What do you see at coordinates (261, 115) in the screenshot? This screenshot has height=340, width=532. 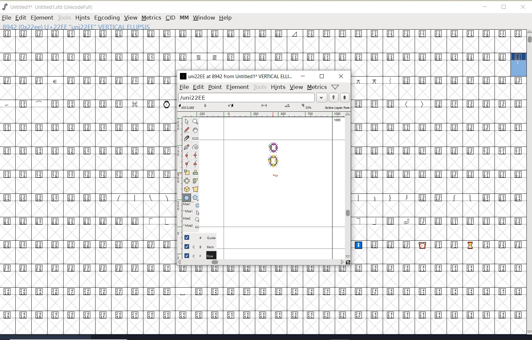 I see `ruler` at bounding box center [261, 115].